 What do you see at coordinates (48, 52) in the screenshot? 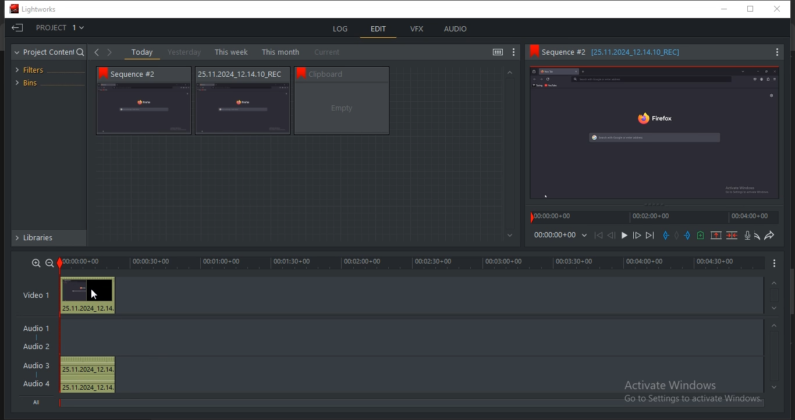
I see `project content` at bounding box center [48, 52].